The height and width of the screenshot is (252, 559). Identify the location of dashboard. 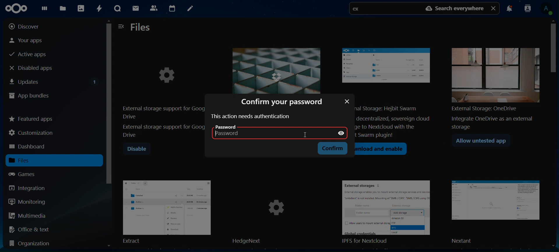
(44, 10).